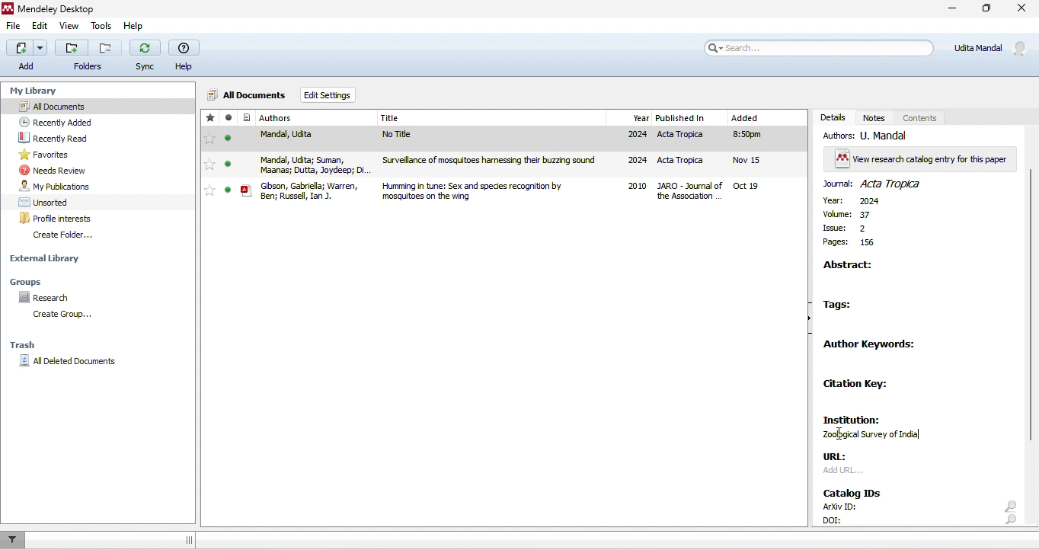 This screenshot has width=1039, height=550. I want to click on remove, so click(107, 48).